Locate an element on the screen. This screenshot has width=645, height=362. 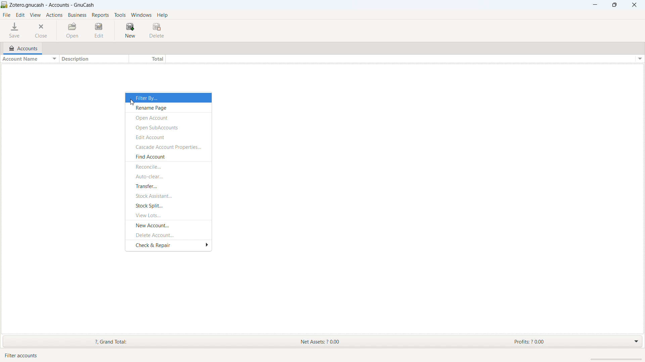
filter by is located at coordinates (169, 98).